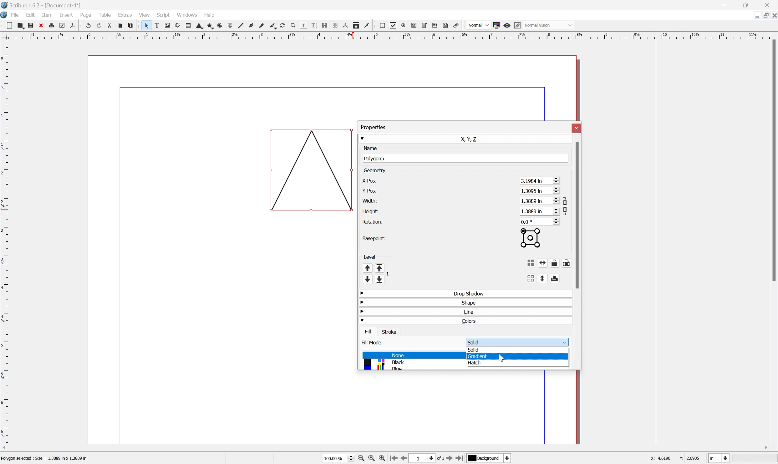 The height and width of the screenshot is (464, 778). Describe the element at coordinates (178, 26) in the screenshot. I see `Render frame` at that location.